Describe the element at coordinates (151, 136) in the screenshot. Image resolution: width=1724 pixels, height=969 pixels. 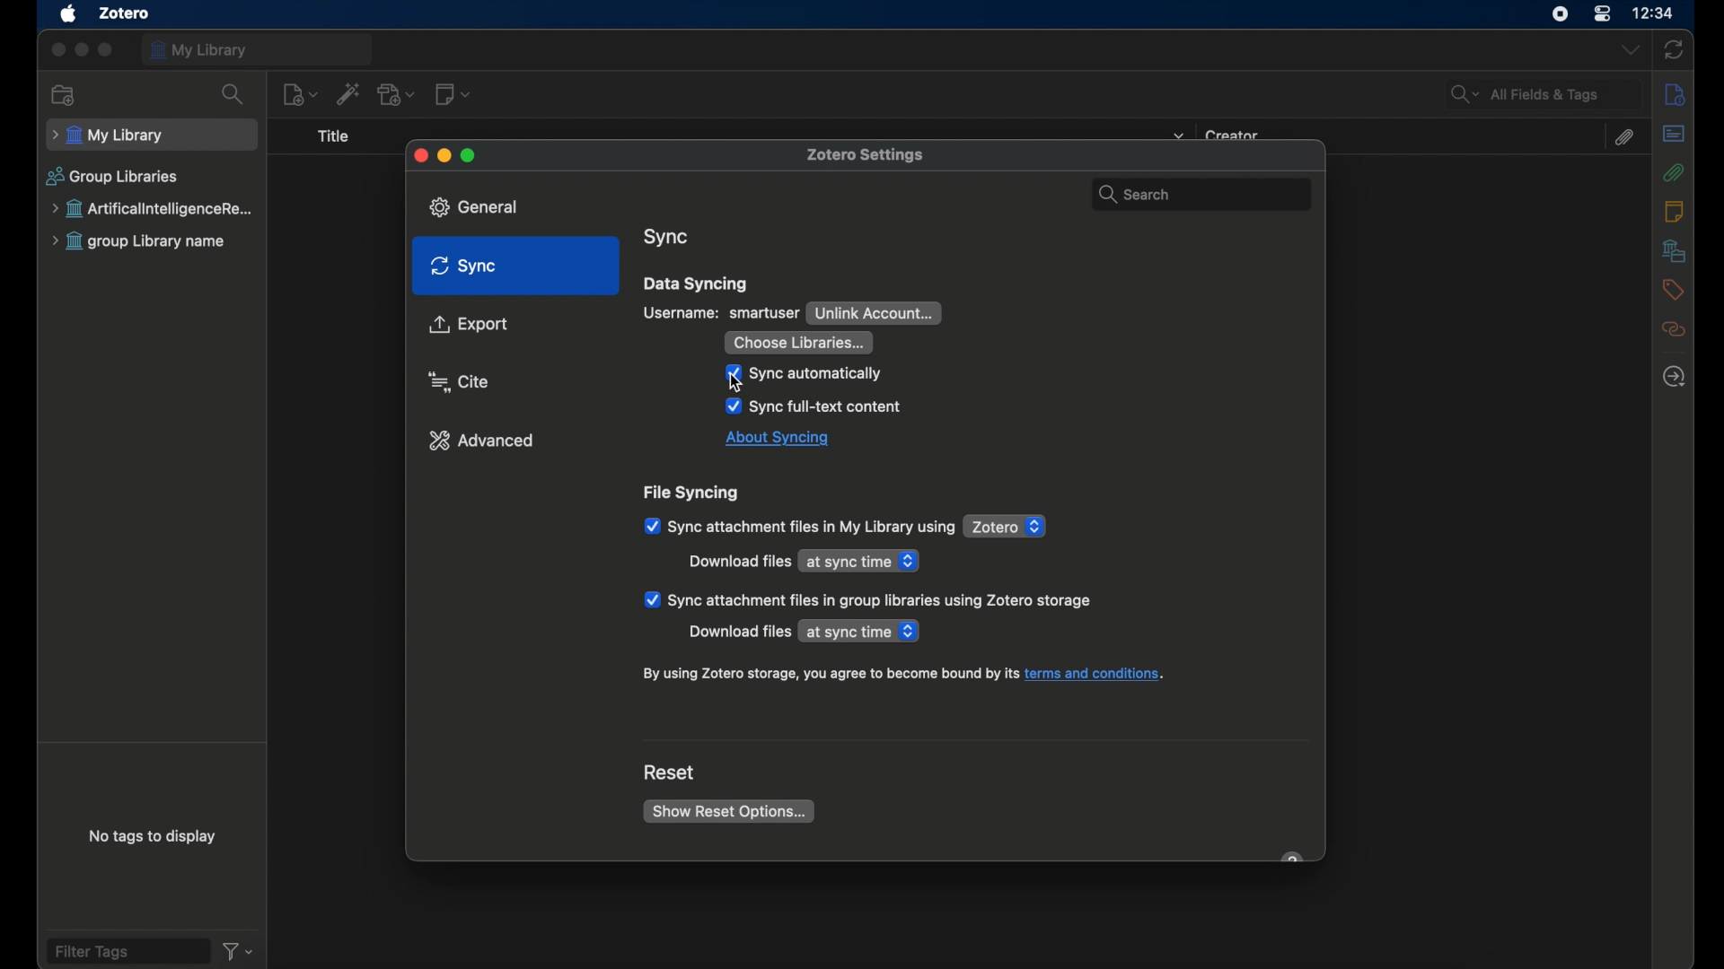
I see `my library` at that location.